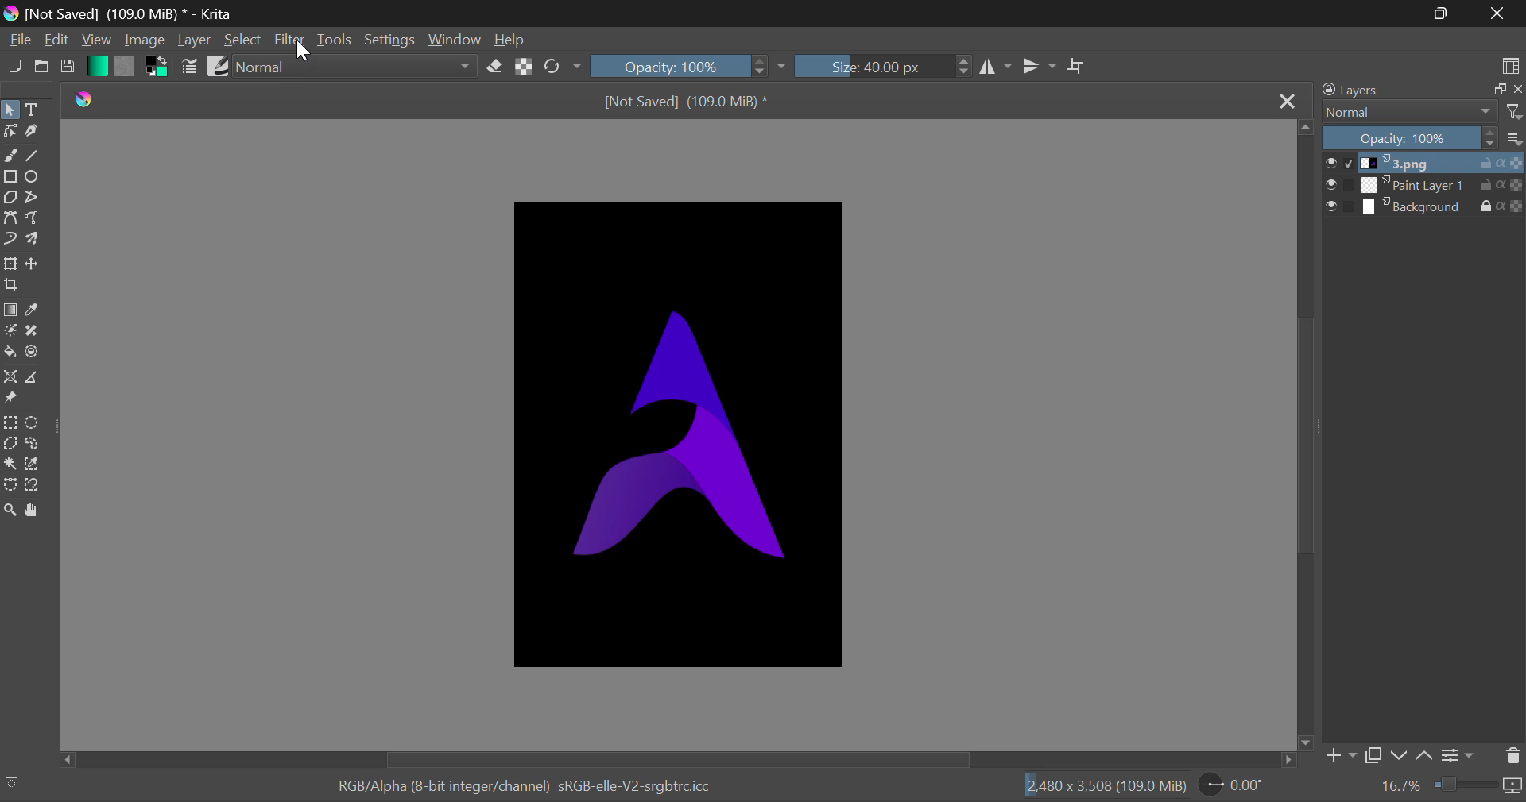 This screenshot has height=802, width=1526. Describe the element at coordinates (191, 67) in the screenshot. I see `Brush Settings` at that location.